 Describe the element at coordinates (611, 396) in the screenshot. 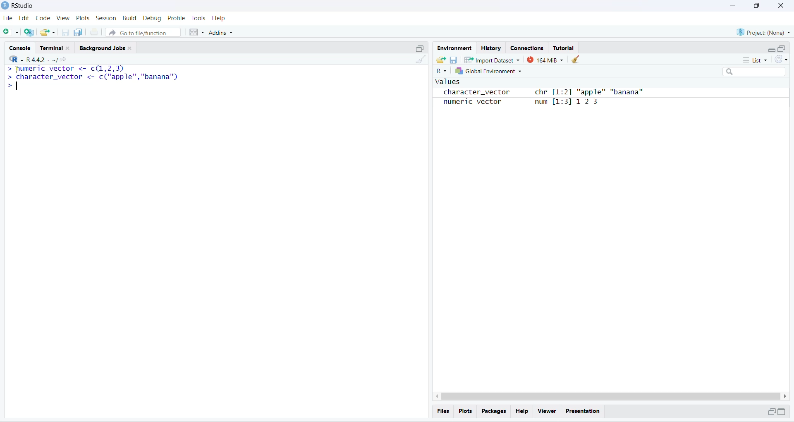

I see `scrollbar` at that location.